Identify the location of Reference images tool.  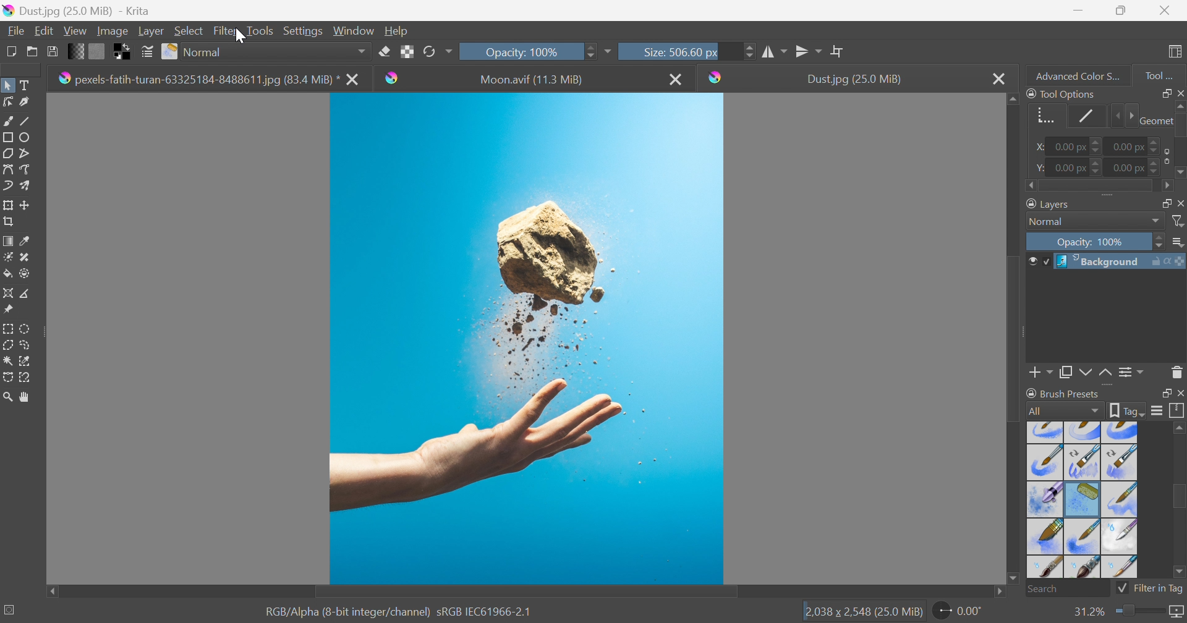
(7, 308).